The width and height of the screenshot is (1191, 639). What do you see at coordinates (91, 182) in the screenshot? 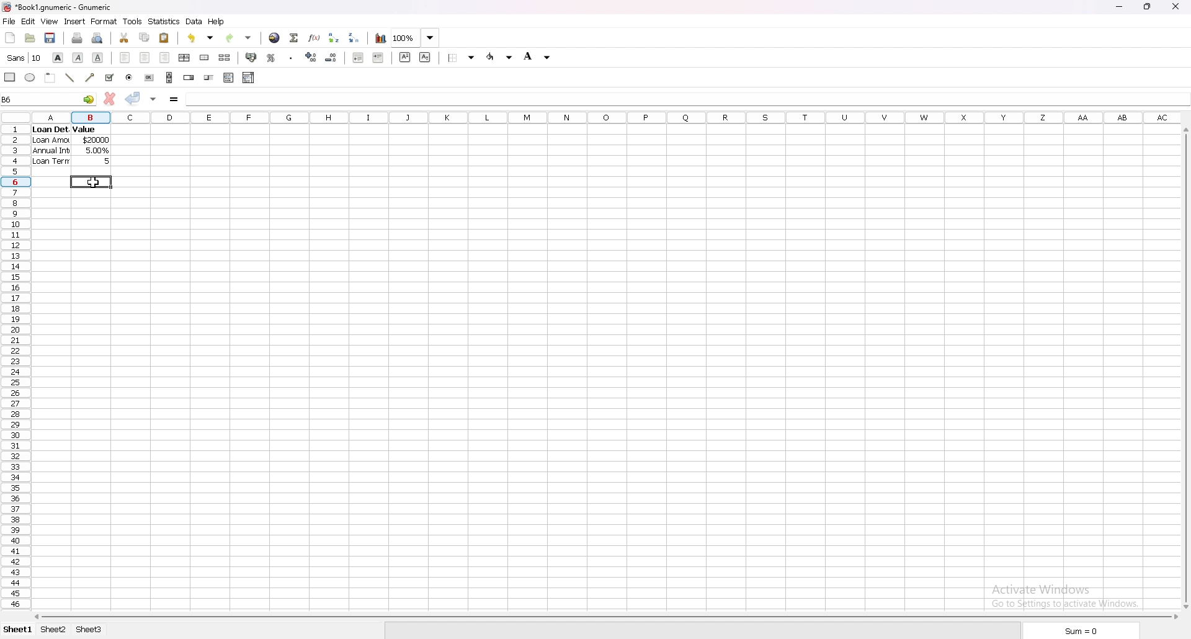
I see `selected cell` at bounding box center [91, 182].